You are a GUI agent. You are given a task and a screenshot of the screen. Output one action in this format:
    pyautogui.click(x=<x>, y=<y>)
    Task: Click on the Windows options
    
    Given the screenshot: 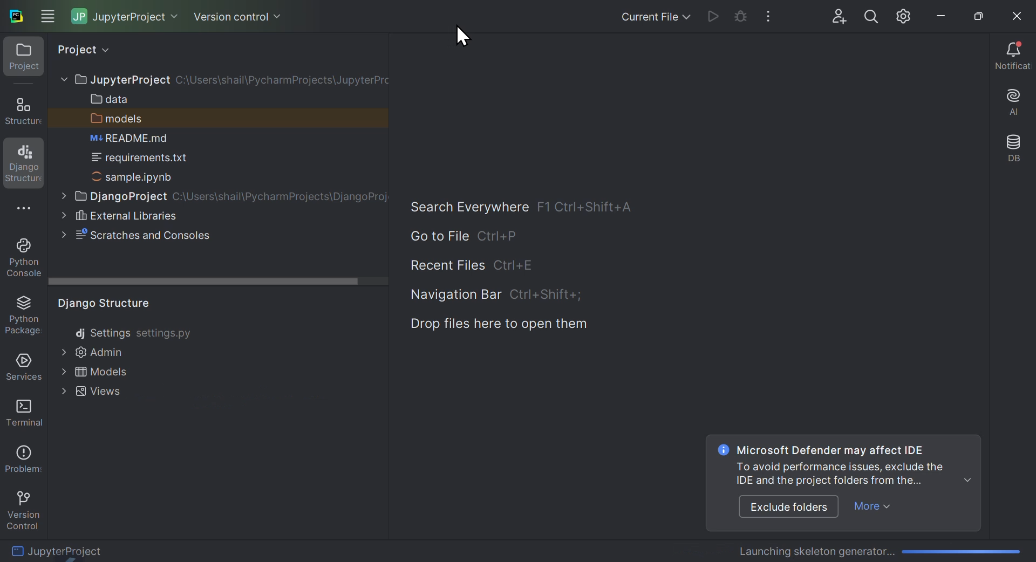 What is the action you would take?
    pyautogui.click(x=46, y=13)
    